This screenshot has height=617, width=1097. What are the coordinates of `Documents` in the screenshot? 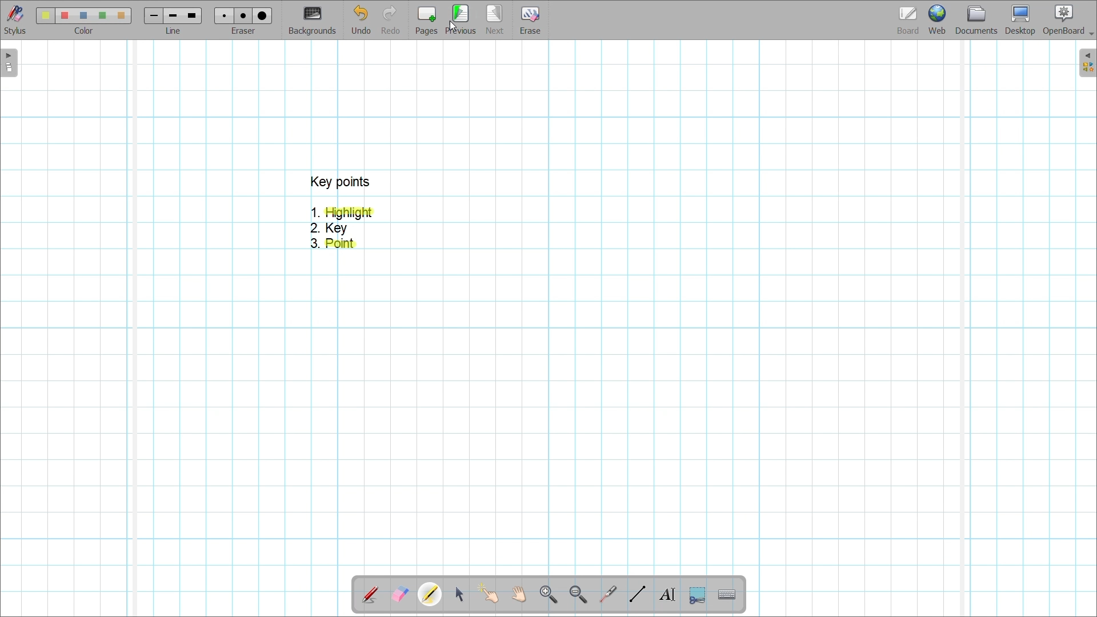 It's located at (976, 20).